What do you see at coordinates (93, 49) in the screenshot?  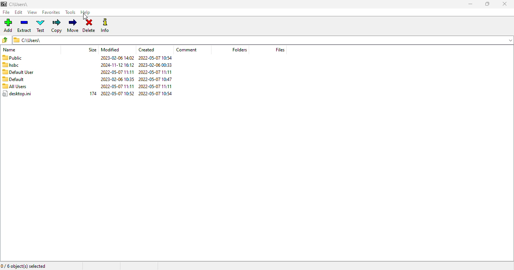 I see `size` at bounding box center [93, 49].